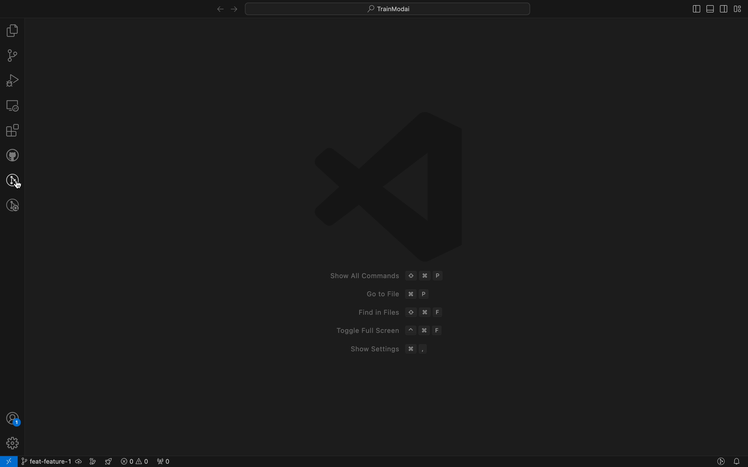  Describe the element at coordinates (12, 130) in the screenshot. I see `Extensions` at that location.